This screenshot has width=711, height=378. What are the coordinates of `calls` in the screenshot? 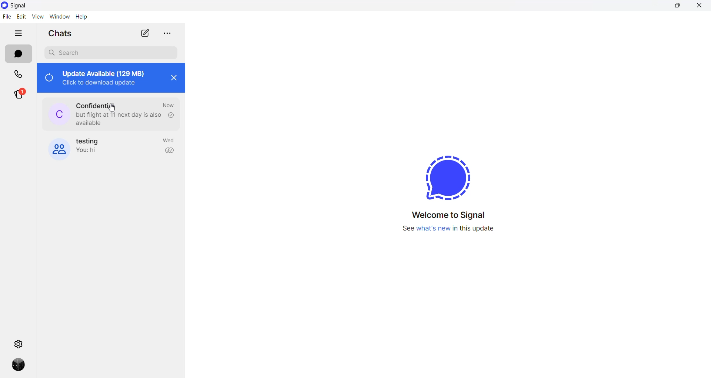 It's located at (16, 74).